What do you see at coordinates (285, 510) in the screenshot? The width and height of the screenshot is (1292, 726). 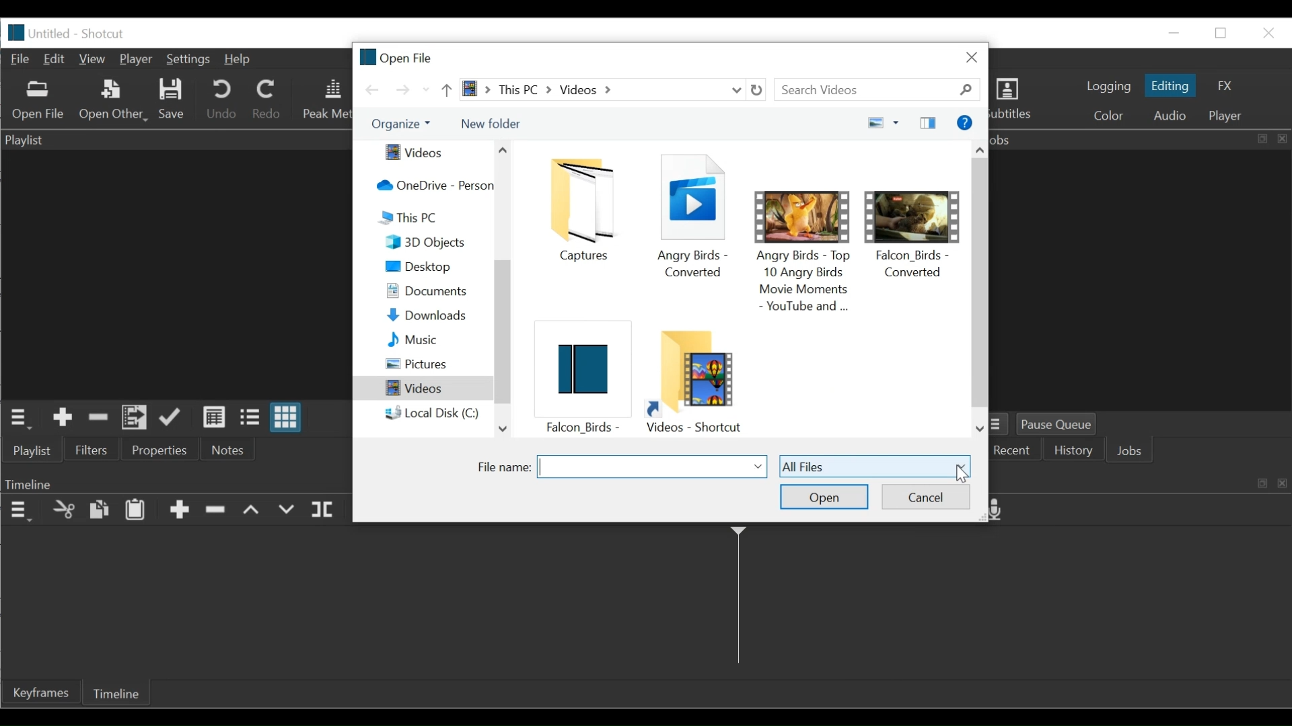 I see `Overwrite` at bounding box center [285, 510].